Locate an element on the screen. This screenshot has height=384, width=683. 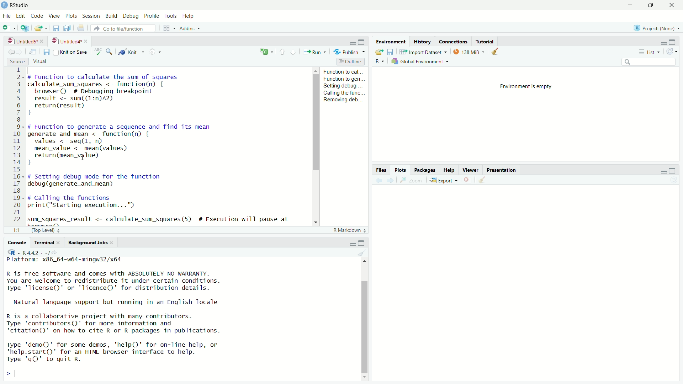
save current document is located at coordinates (46, 52).